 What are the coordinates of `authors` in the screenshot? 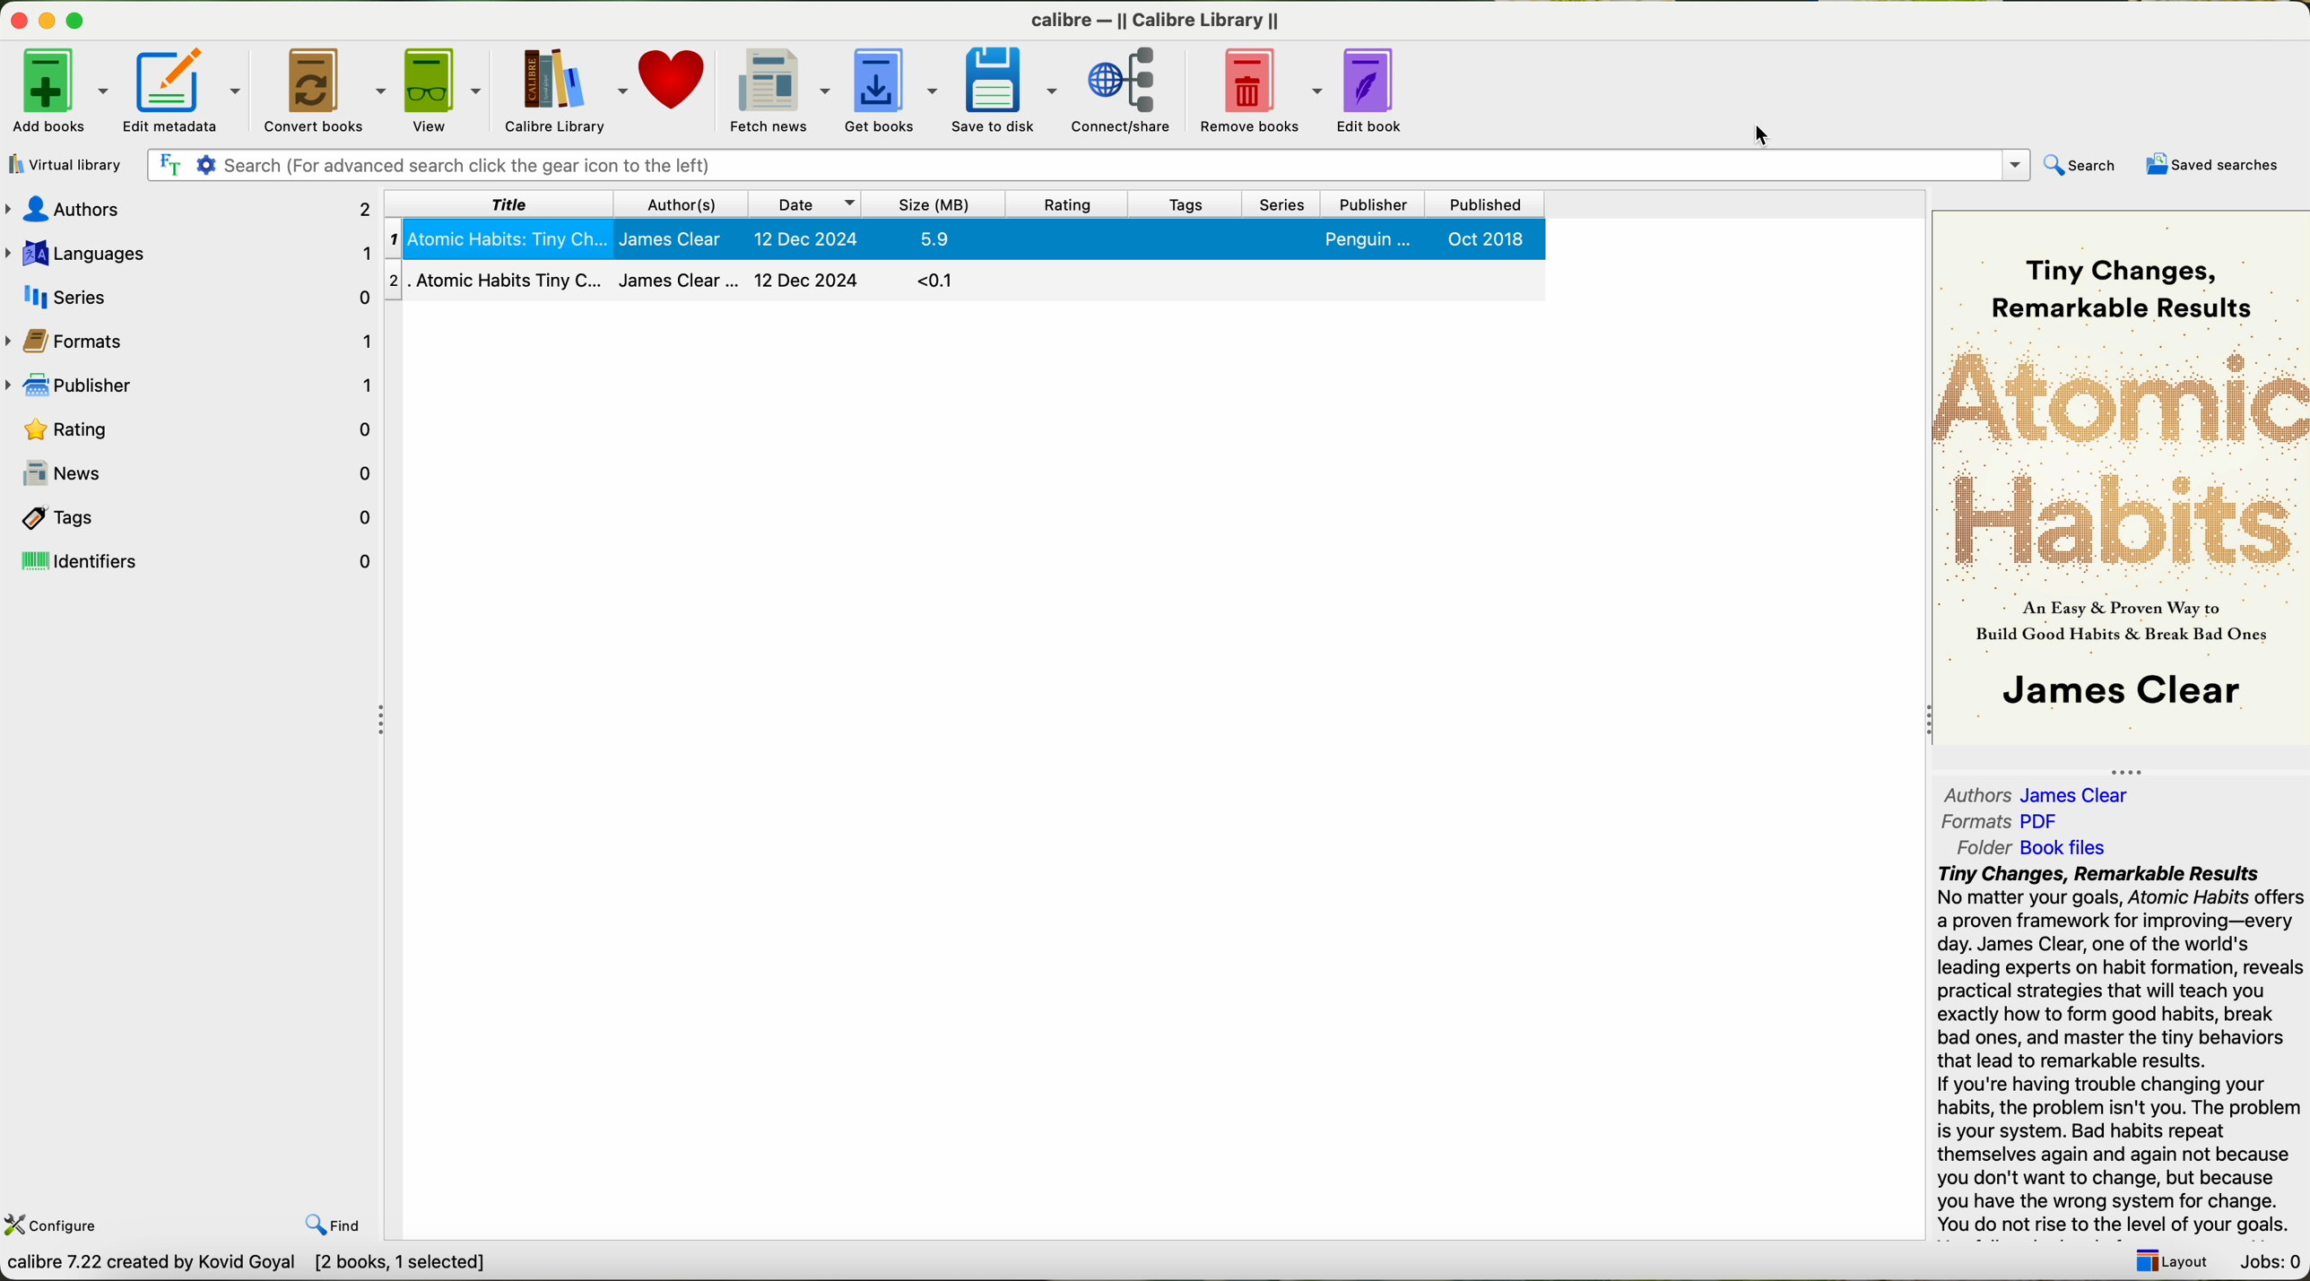 It's located at (191, 210).